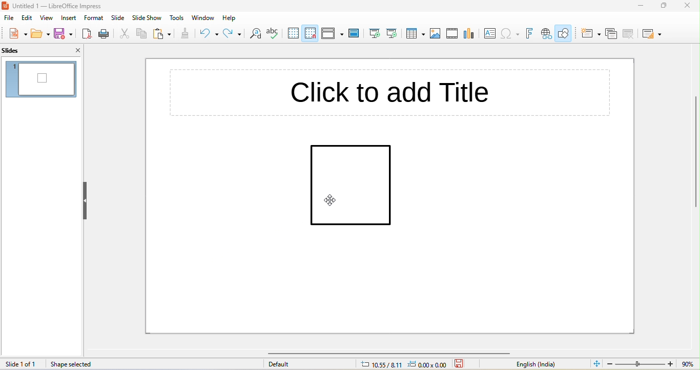 The image size is (700, 370). I want to click on open, so click(40, 32).